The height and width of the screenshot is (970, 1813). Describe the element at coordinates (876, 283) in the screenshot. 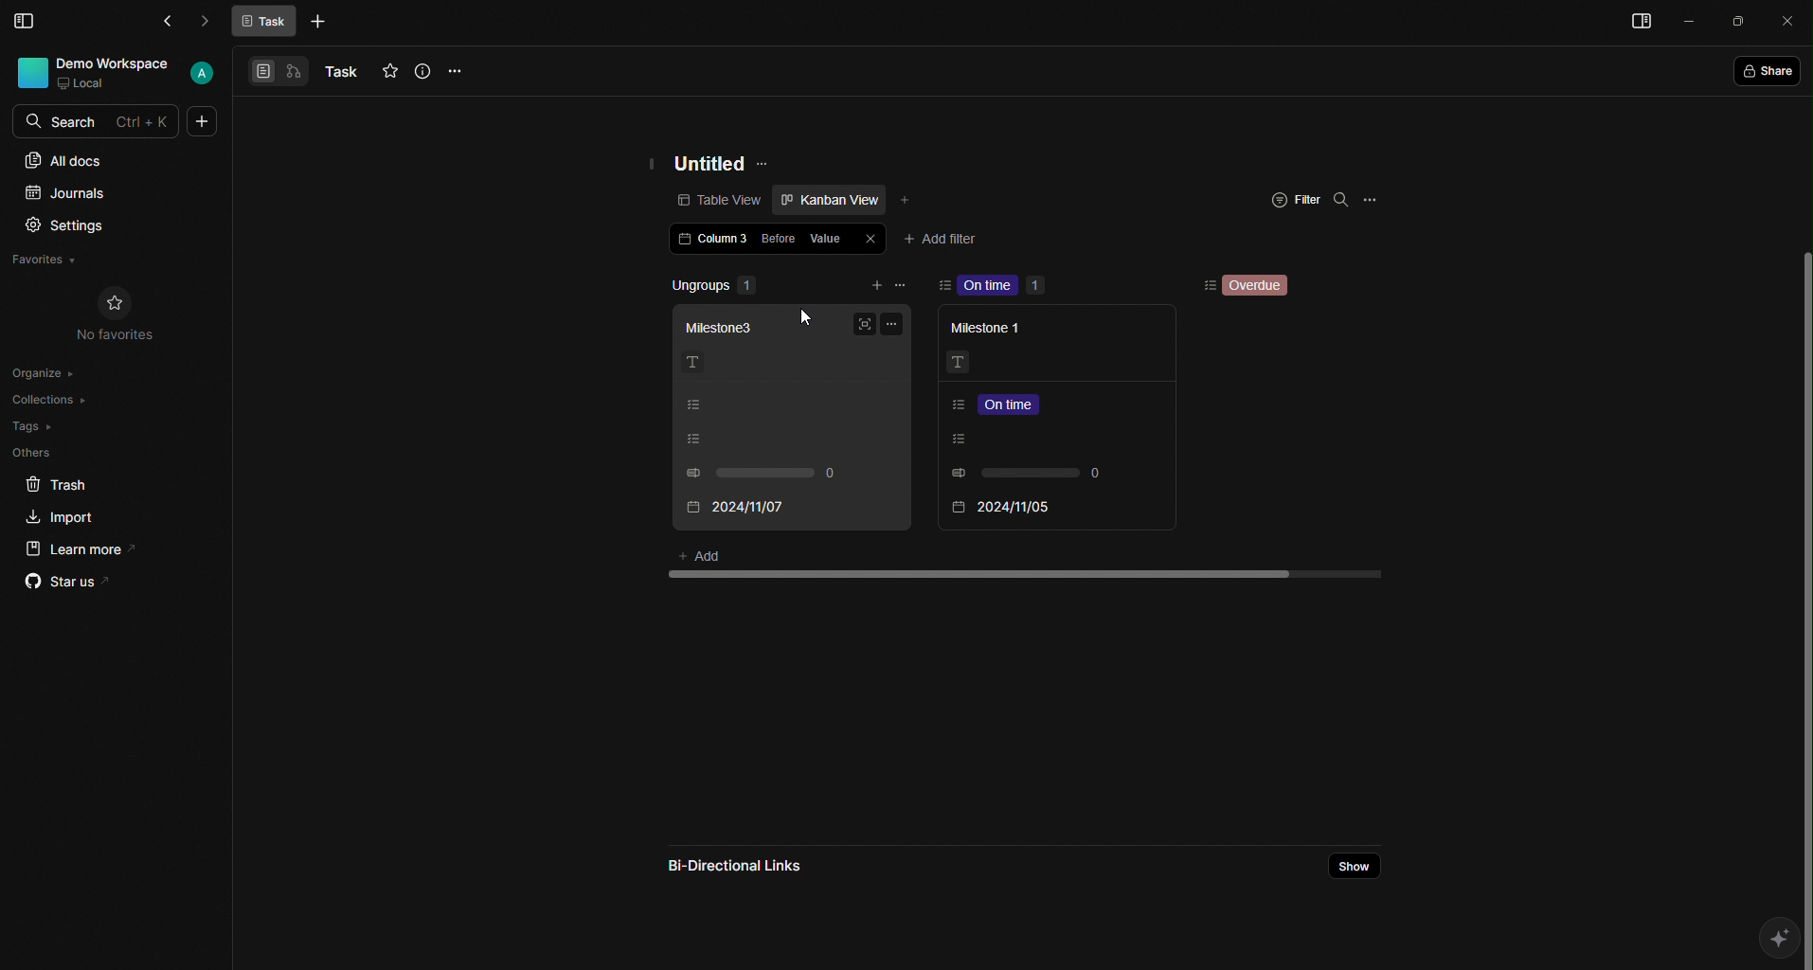

I see `add` at that location.